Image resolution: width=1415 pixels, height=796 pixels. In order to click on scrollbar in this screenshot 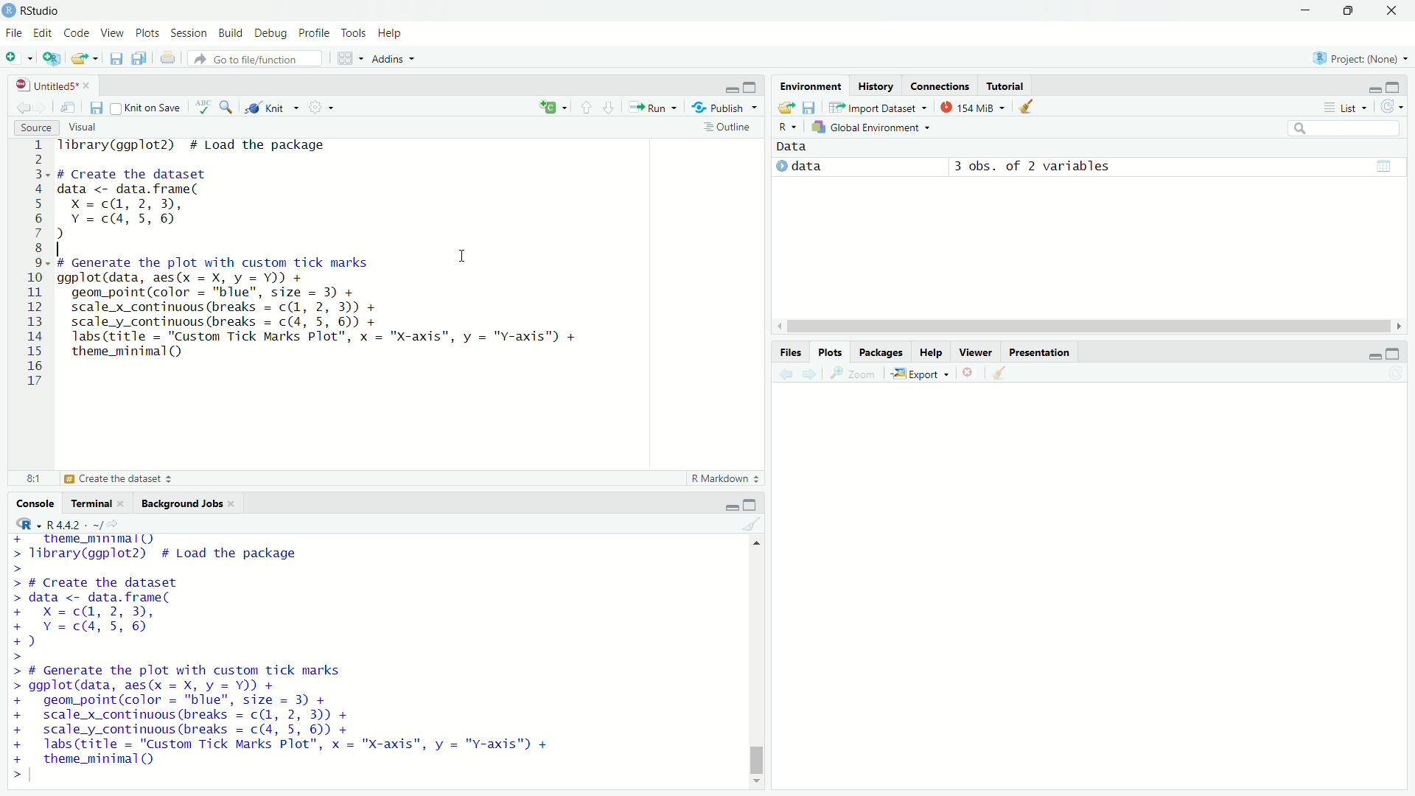, I will do `click(755, 665)`.